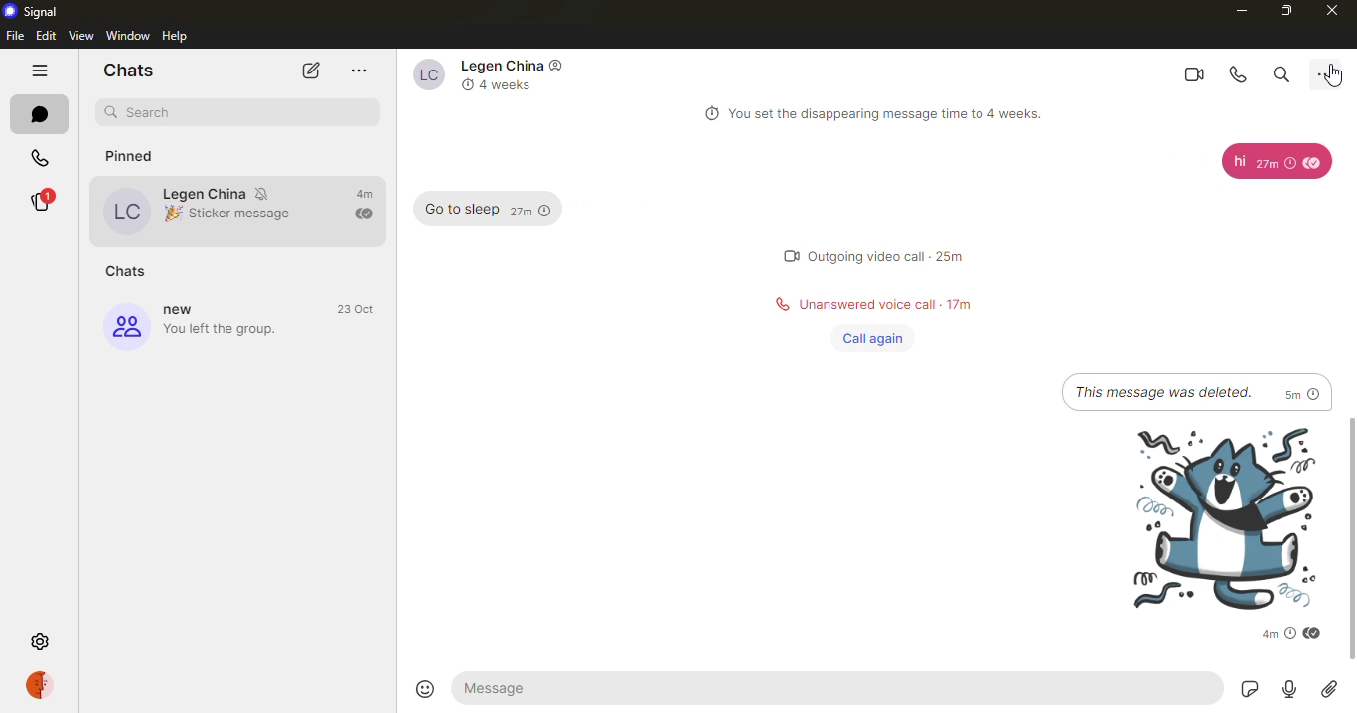 This screenshot has width=1357, height=713. Describe the element at coordinates (778, 304) in the screenshot. I see `Call logo` at that location.